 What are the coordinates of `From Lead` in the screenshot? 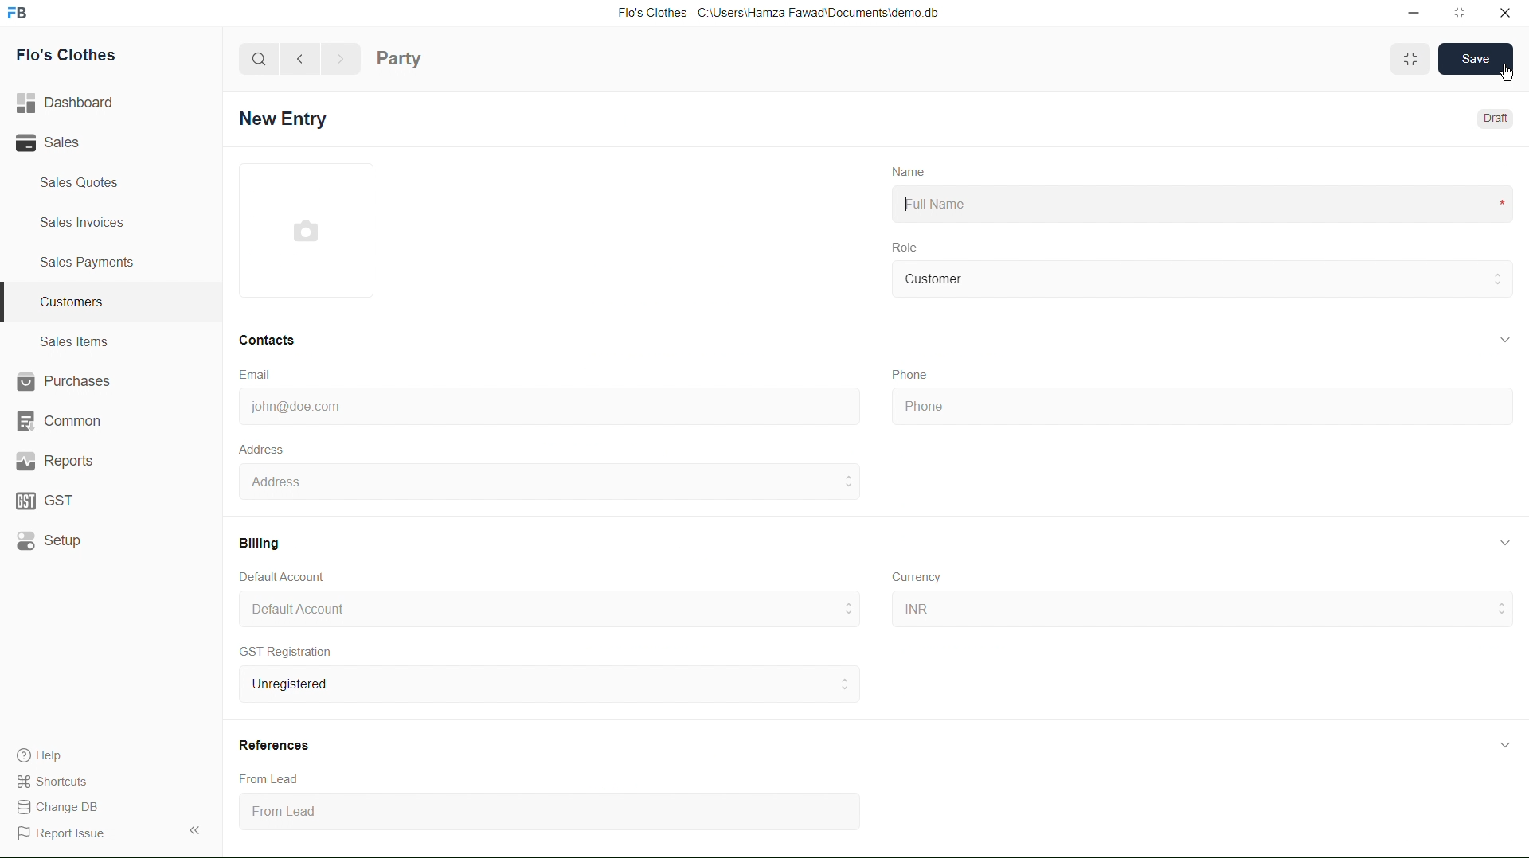 It's located at (274, 777).